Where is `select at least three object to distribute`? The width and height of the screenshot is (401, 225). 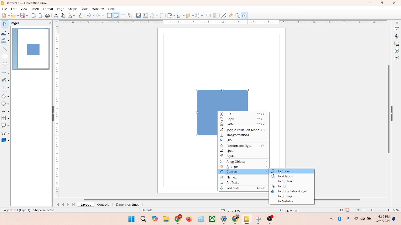
select at least three object to distribute is located at coordinates (197, 16).